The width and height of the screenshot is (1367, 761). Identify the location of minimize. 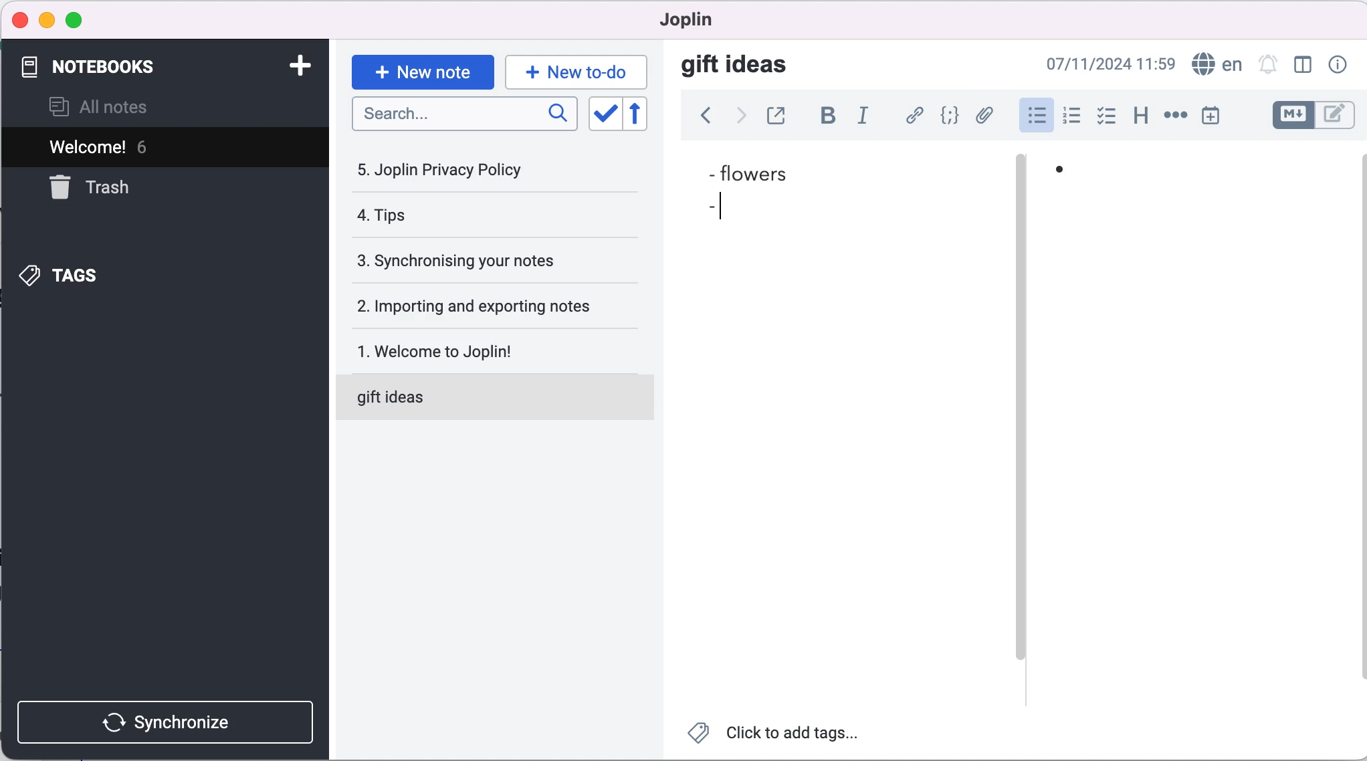
(47, 18).